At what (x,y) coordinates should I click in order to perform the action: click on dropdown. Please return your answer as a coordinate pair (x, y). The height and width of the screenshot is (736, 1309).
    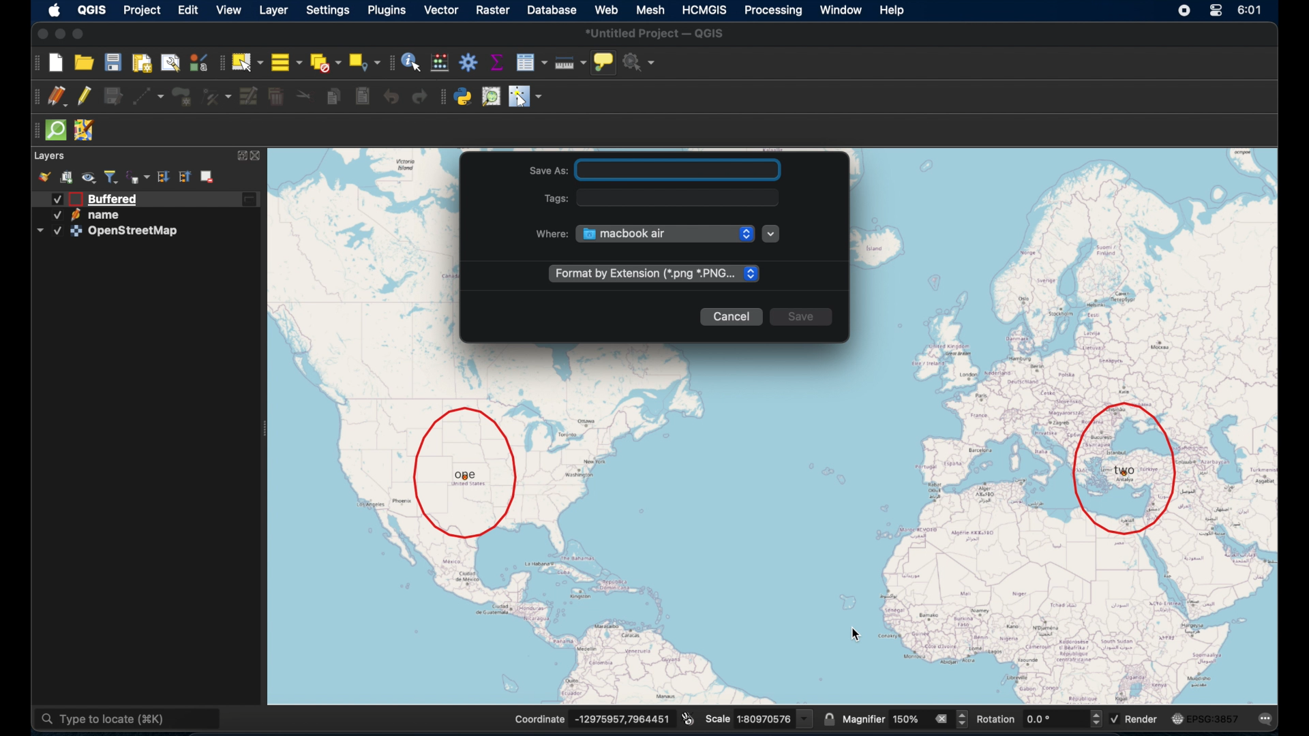
    Looking at the image, I should click on (39, 231).